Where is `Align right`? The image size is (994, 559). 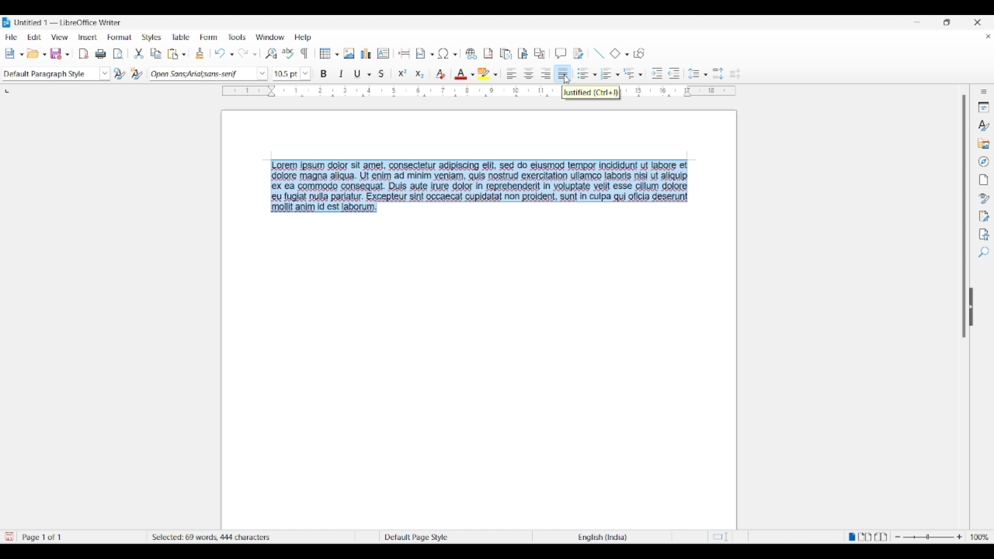 Align right is located at coordinates (546, 73).